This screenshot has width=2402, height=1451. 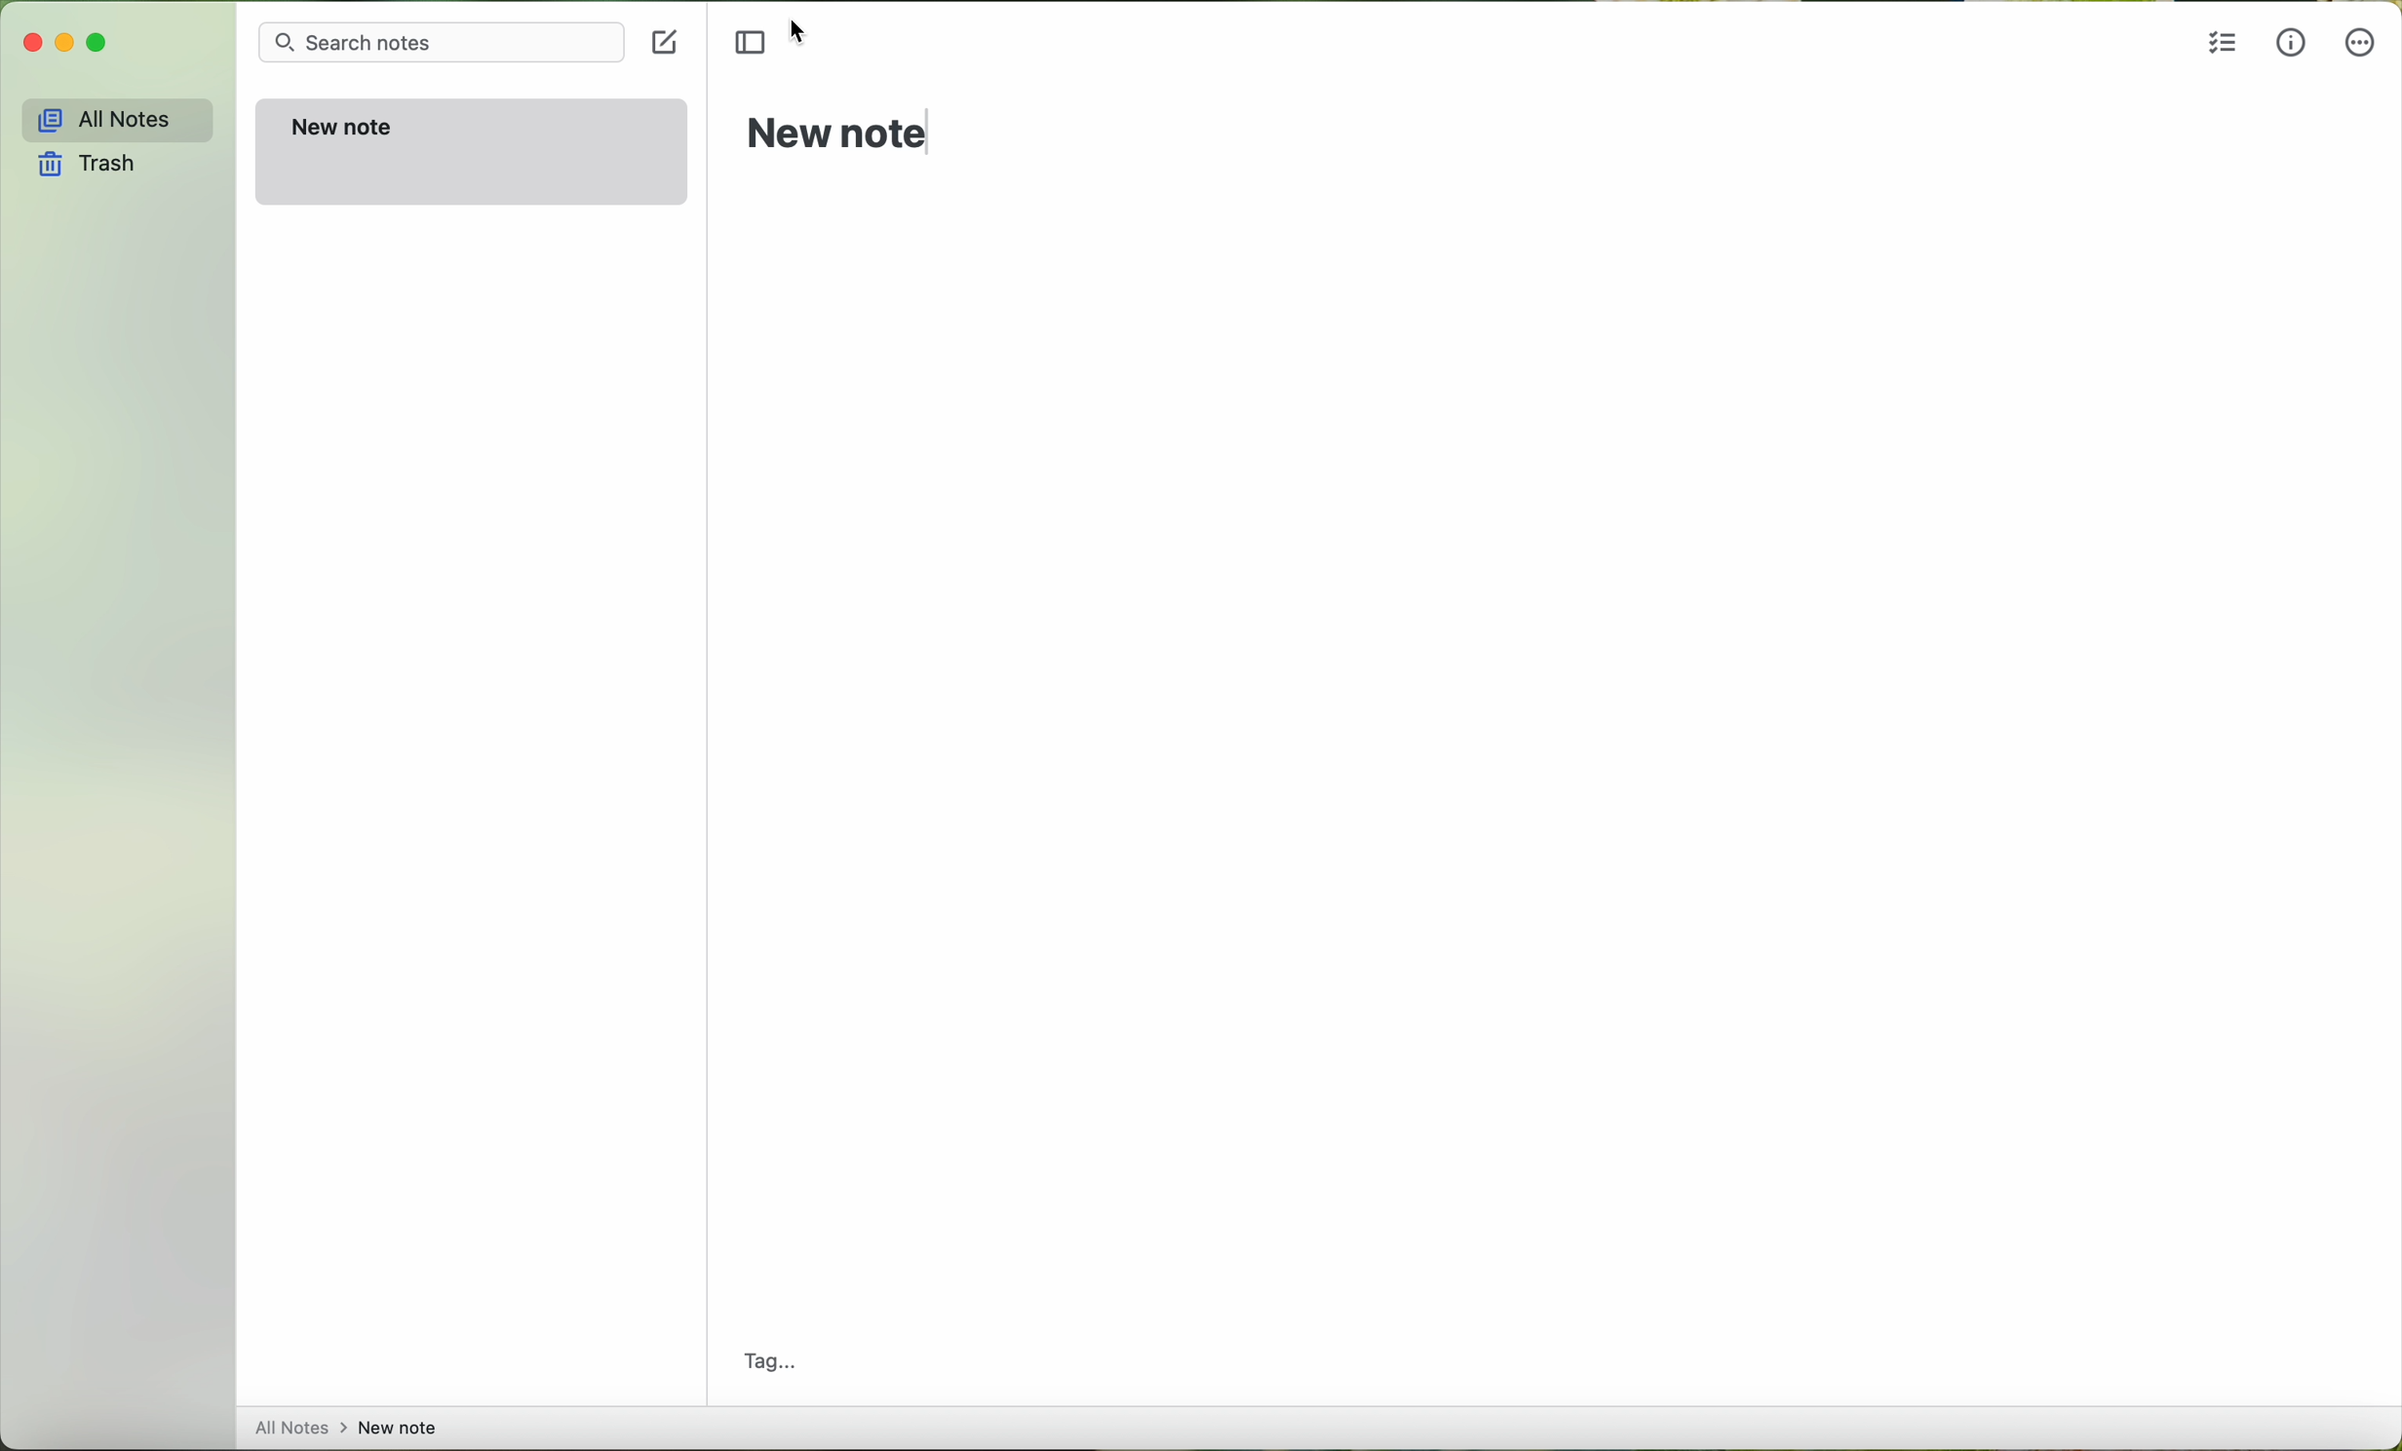 I want to click on toggle sidebr, so click(x=748, y=44).